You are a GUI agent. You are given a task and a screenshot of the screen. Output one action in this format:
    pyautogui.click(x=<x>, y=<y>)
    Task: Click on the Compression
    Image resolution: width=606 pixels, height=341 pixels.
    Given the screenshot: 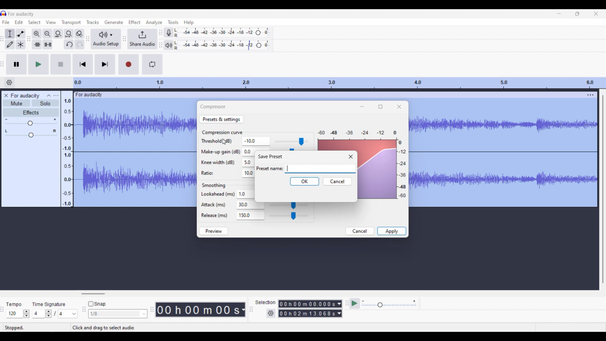 What is the action you would take?
    pyautogui.click(x=213, y=106)
    